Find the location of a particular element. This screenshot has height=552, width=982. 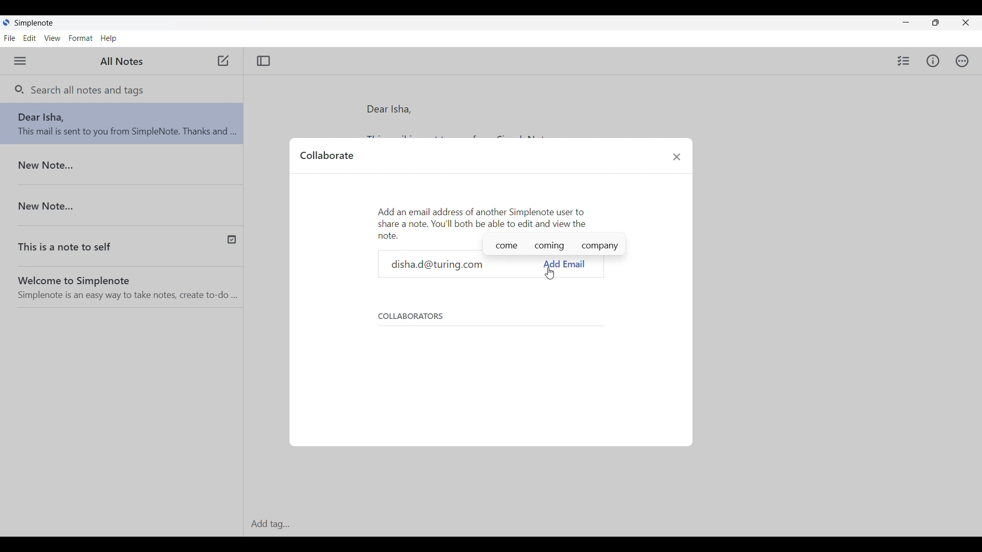

Add tag is located at coordinates (610, 524).